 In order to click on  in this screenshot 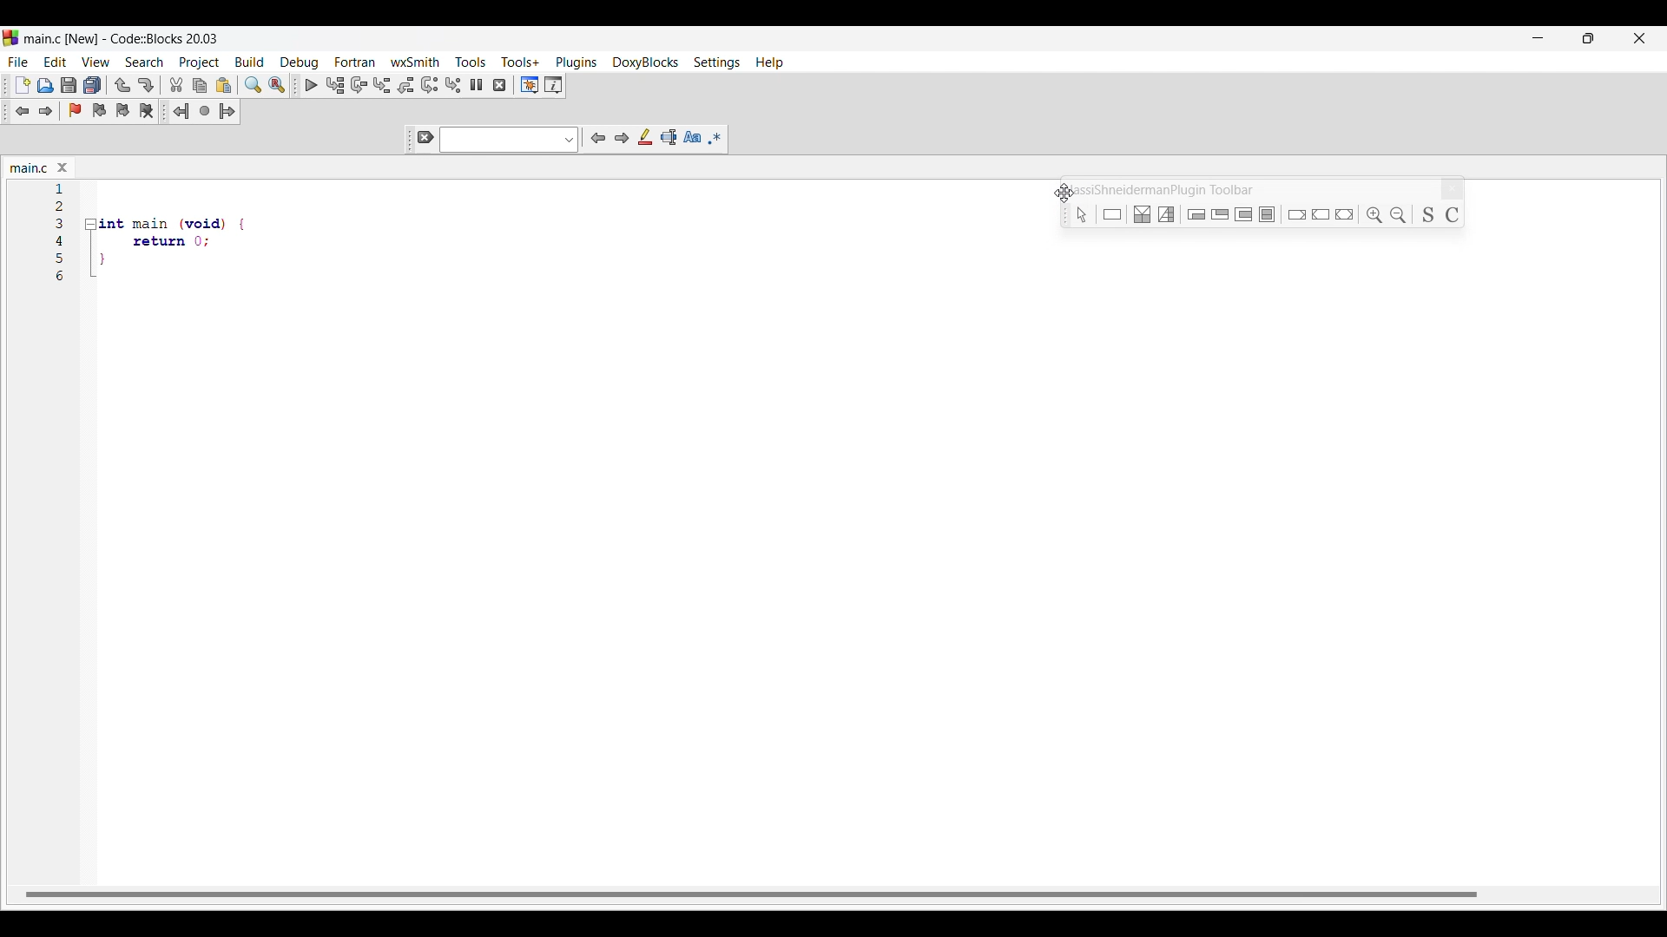, I will do `click(63, 278)`.